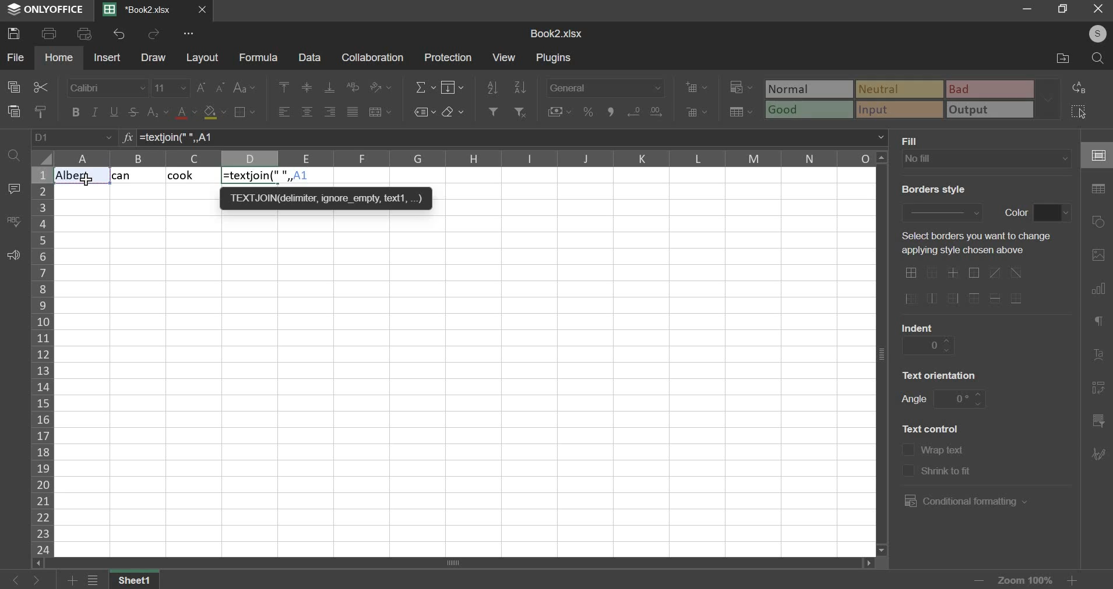 The width and height of the screenshot is (1113, 589). What do you see at coordinates (987, 159) in the screenshot?
I see `fill type` at bounding box center [987, 159].